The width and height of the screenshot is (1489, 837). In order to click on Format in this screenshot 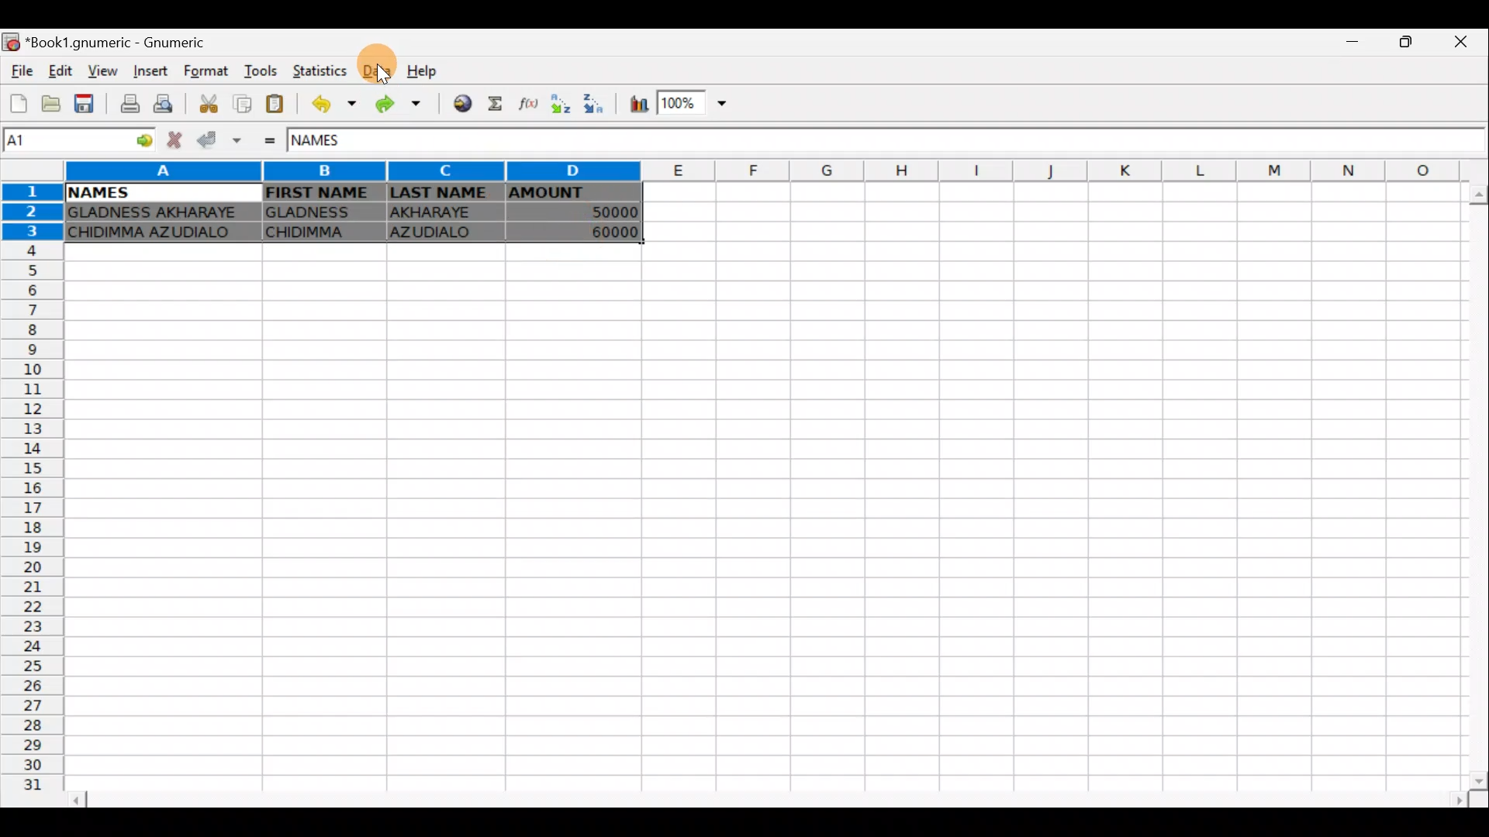, I will do `click(210, 72)`.